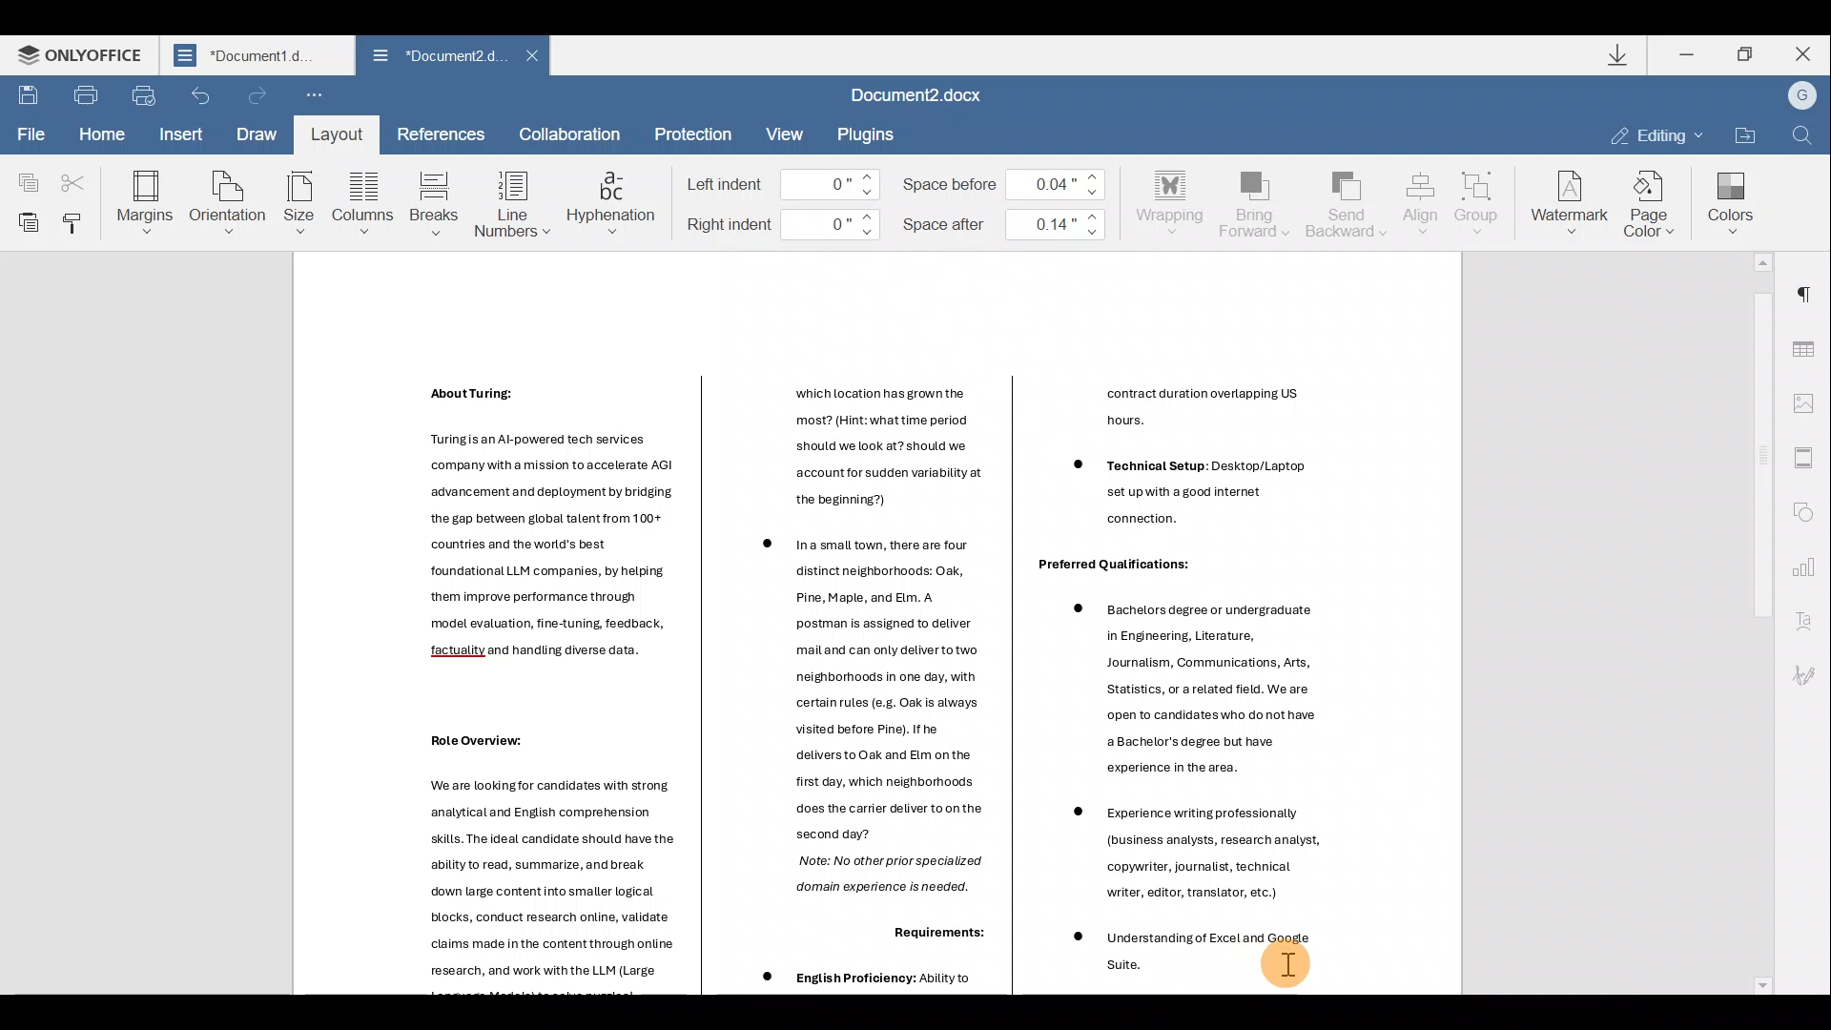 This screenshot has height=1030, width=1831. What do you see at coordinates (229, 200) in the screenshot?
I see `Orientation` at bounding box center [229, 200].